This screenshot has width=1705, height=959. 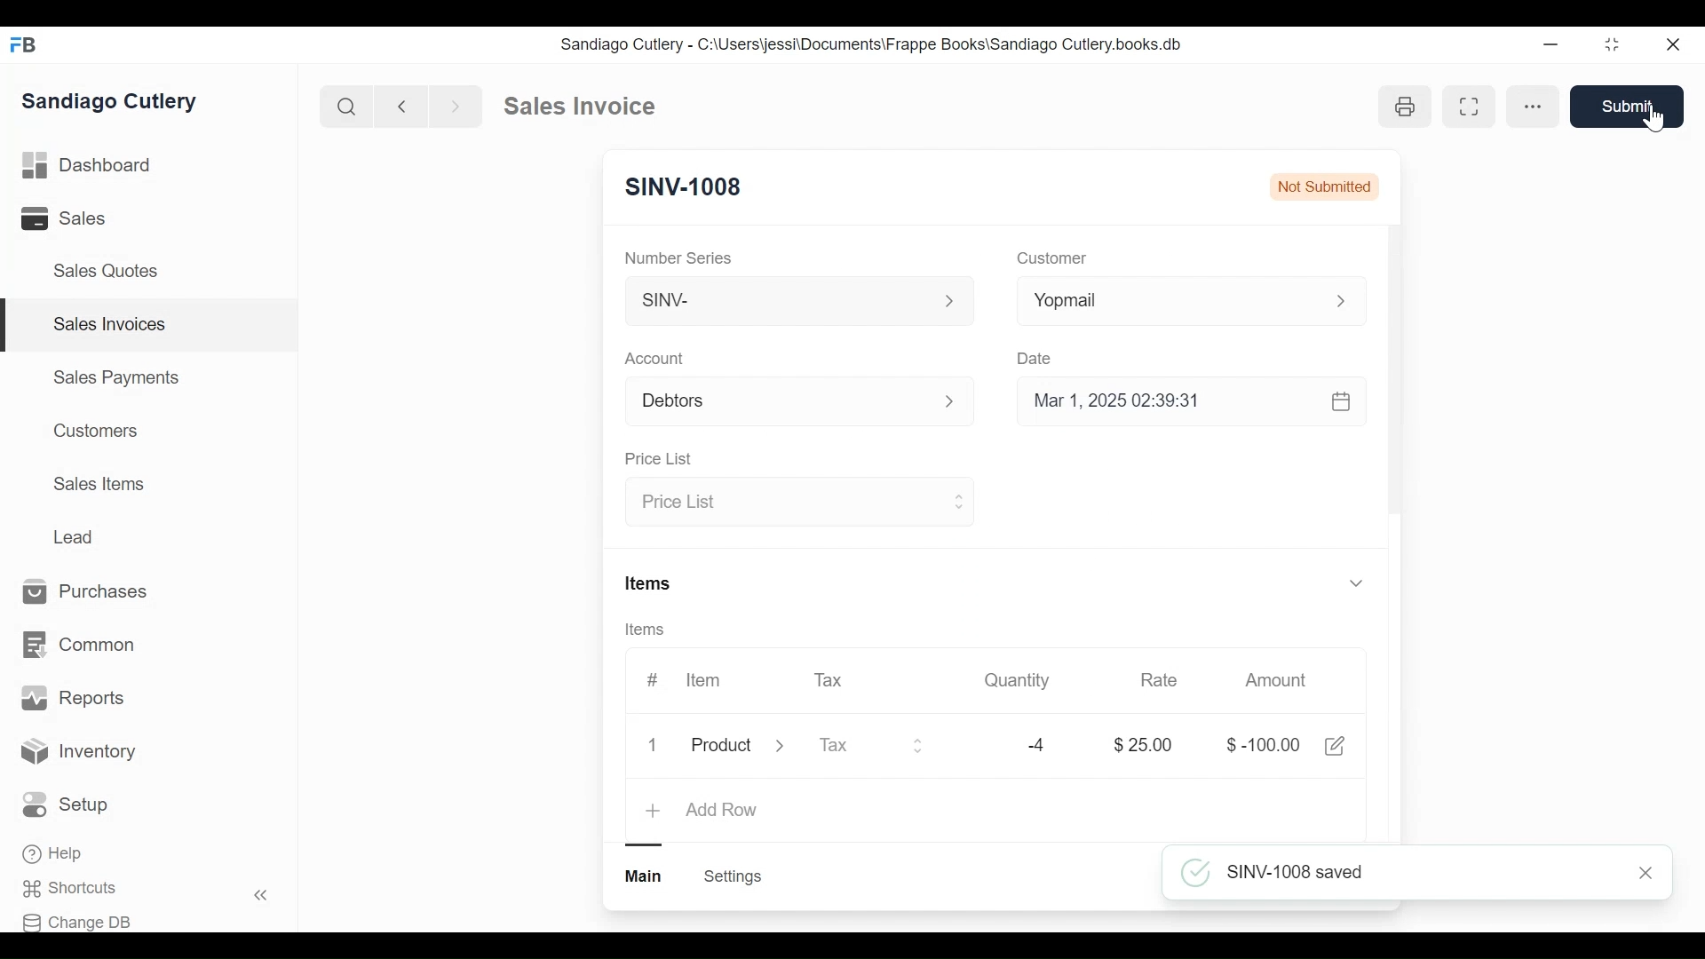 What do you see at coordinates (1187, 400) in the screenshot?
I see ` Mar 1, 2025 02:39:31` at bounding box center [1187, 400].